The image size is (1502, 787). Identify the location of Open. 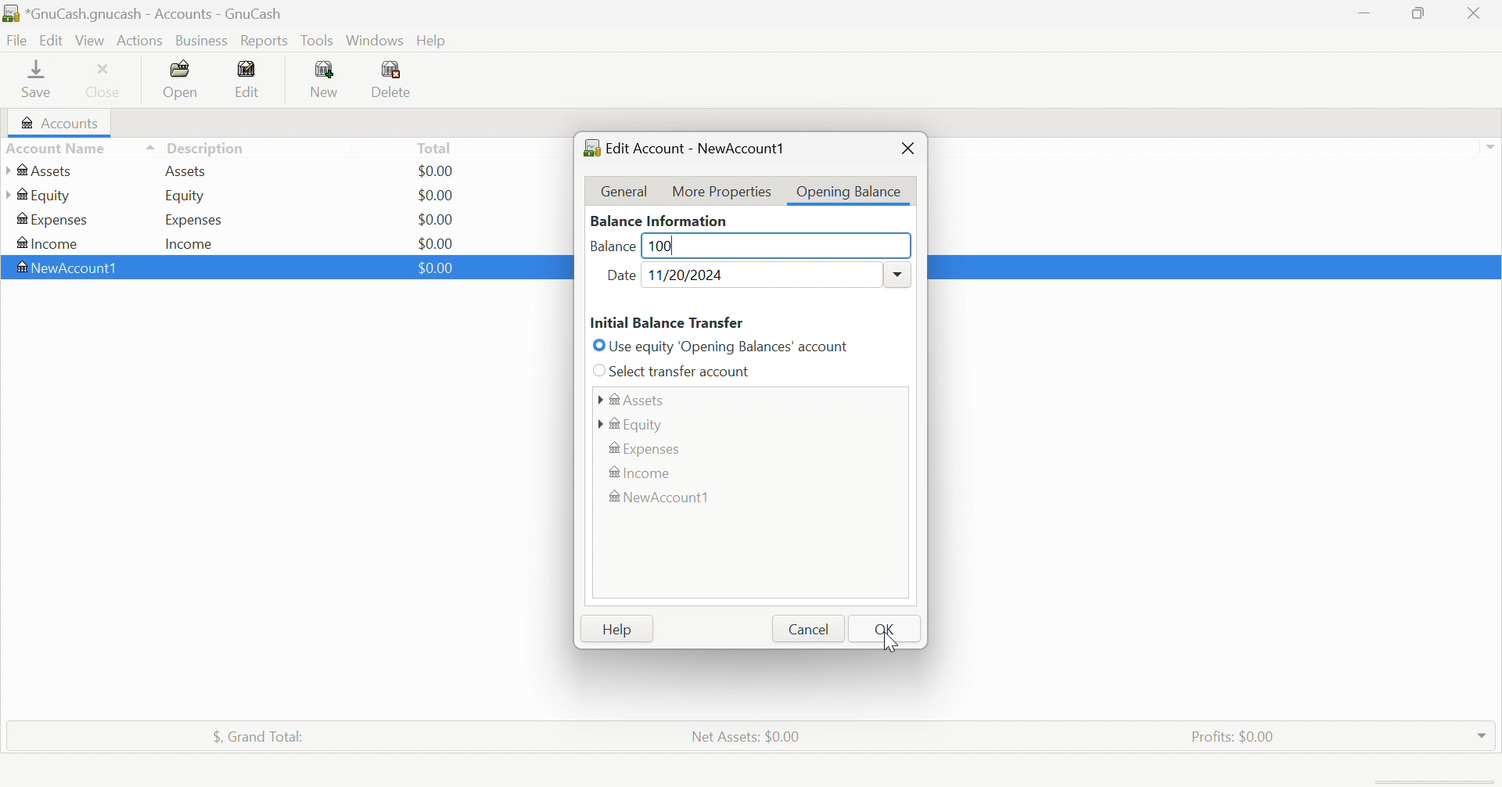
(182, 79).